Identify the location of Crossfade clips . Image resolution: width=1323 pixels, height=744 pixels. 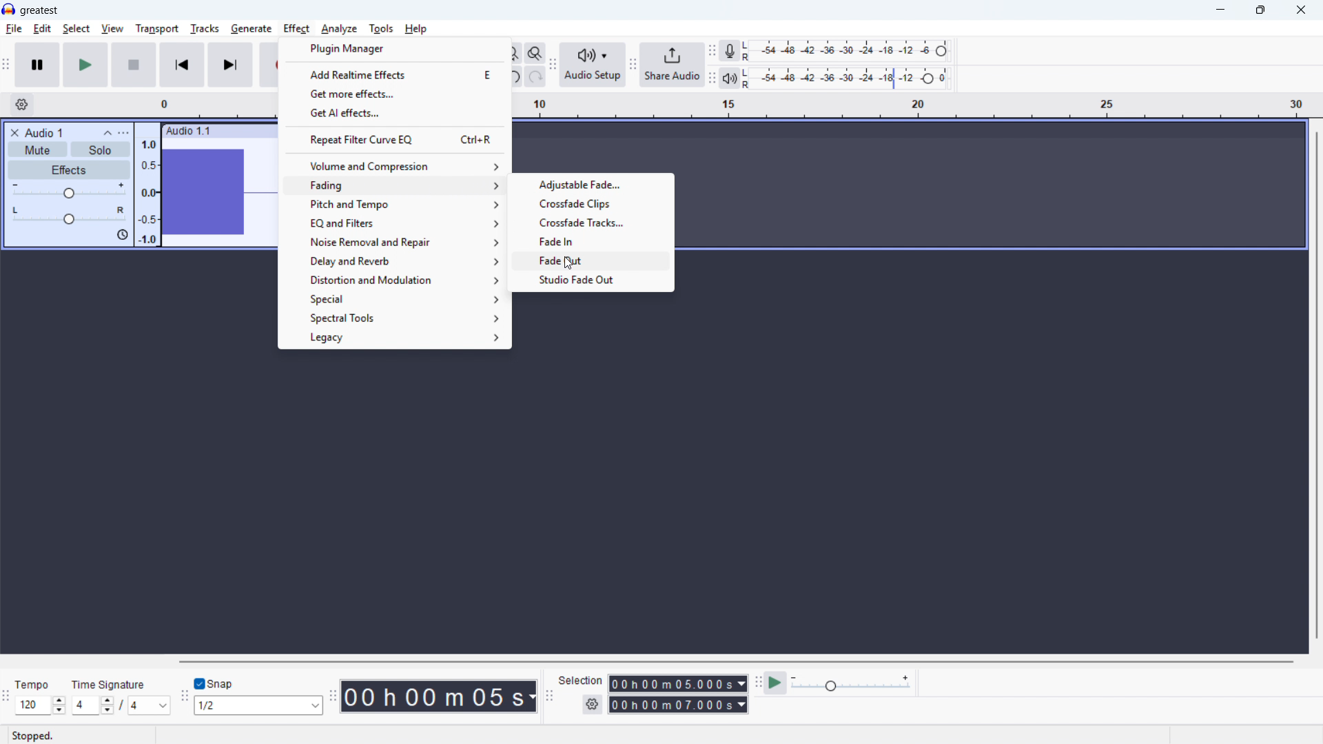
(592, 203).